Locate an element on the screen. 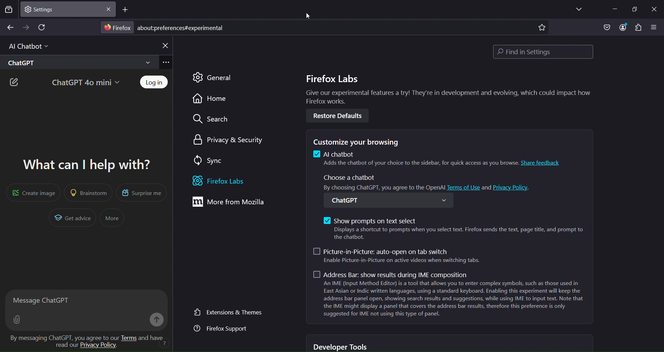 The height and width of the screenshot is (352, 664).  Firefox is located at coordinates (117, 28).